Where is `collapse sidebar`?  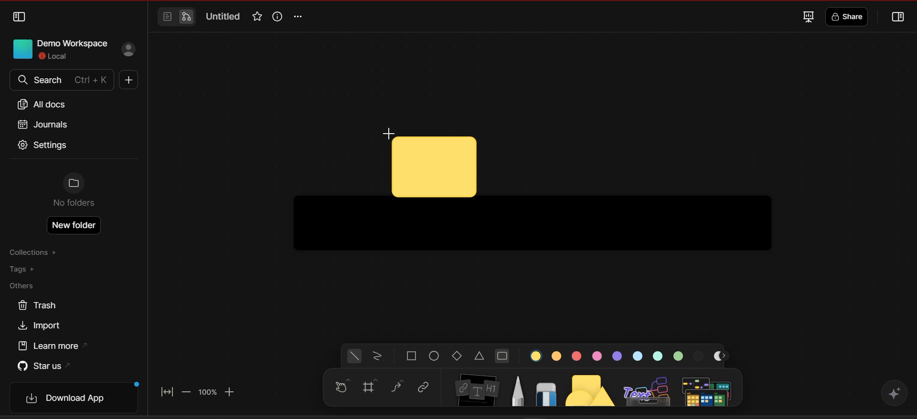
collapse sidebar is located at coordinates (20, 17).